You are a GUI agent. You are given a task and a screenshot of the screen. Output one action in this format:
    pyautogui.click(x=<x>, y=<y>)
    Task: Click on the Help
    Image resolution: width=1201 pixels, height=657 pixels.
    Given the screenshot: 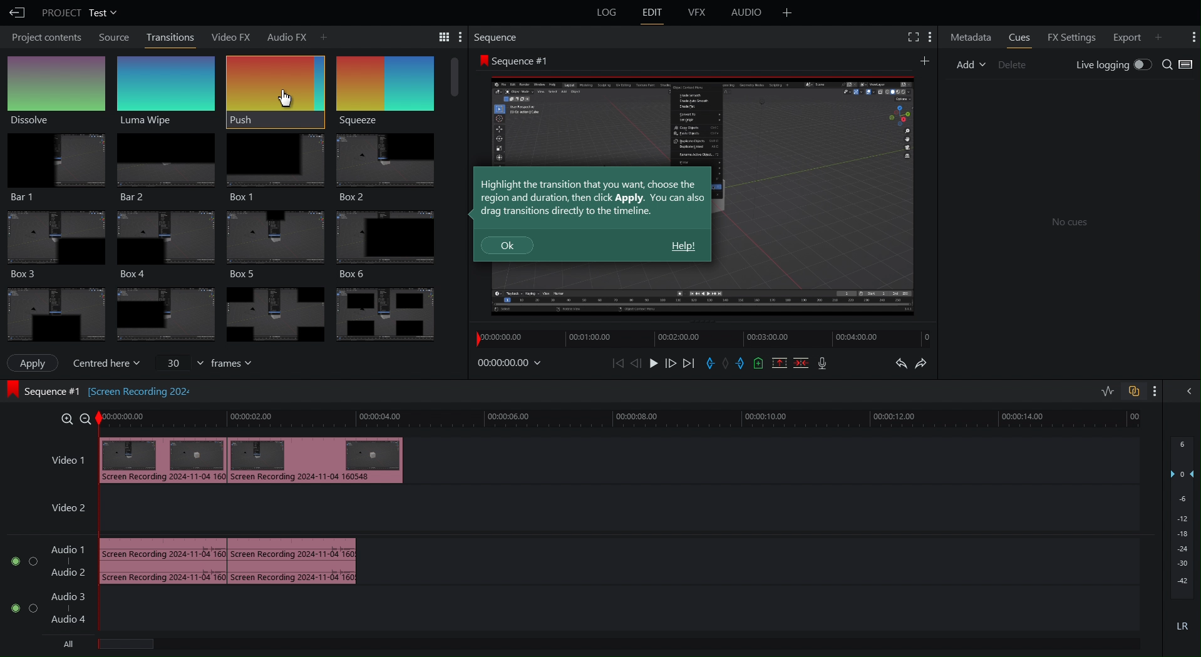 What is the action you would take?
    pyautogui.click(x=683, y=247)
    